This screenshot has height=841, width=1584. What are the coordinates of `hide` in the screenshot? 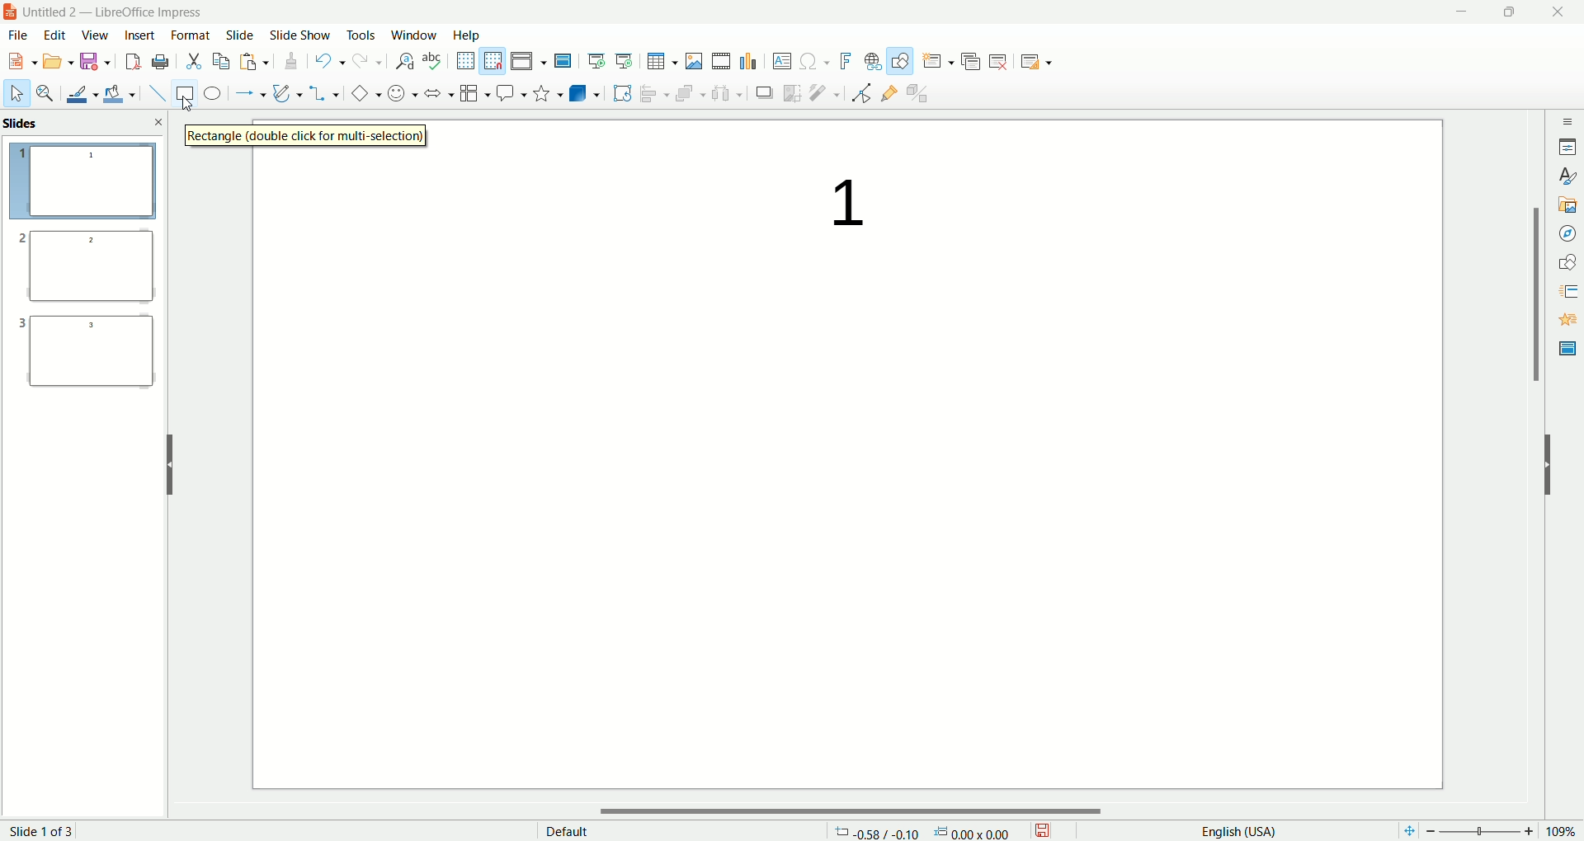 It's located at (169, 462).